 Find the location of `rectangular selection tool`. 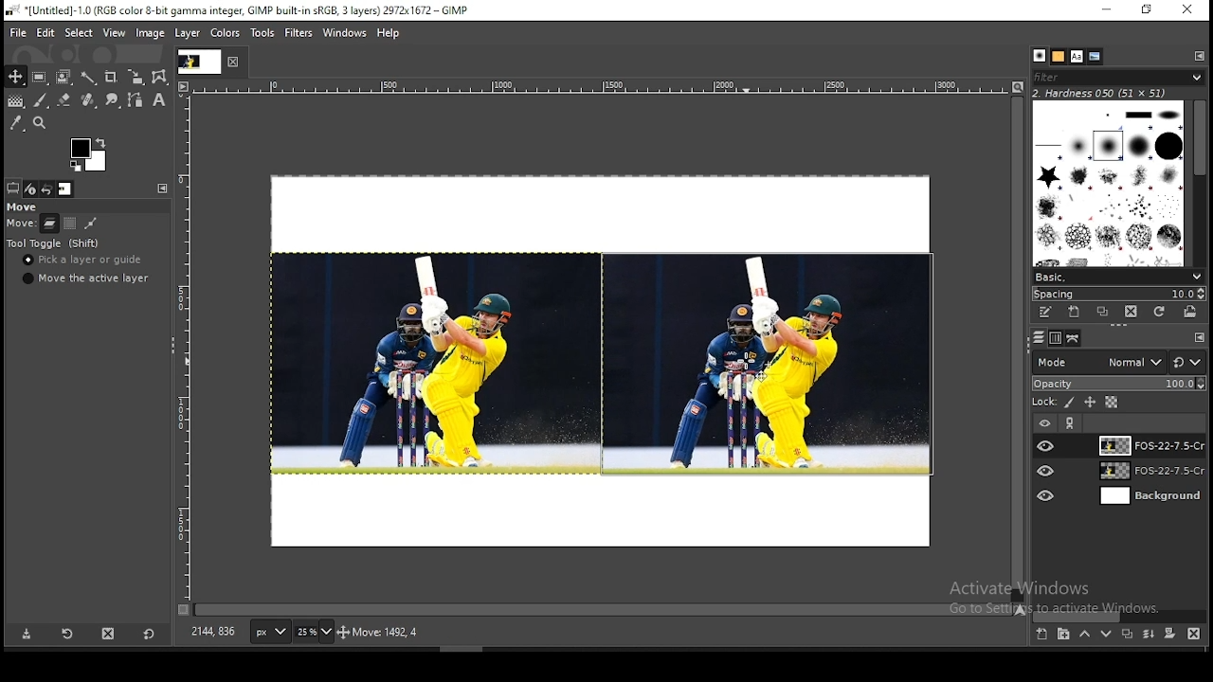

rectangular selection tool is located at coordinates (38, 77).